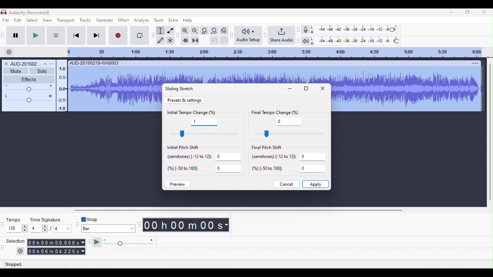 This screenshot has width=493, height=277. I want to click on record meter, so click(306, 30).